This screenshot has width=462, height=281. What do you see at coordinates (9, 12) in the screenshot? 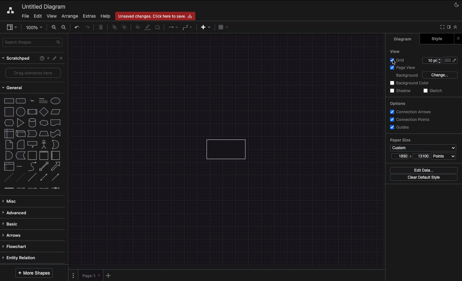
I see `Draw.io` at bounding box center [9, 12].